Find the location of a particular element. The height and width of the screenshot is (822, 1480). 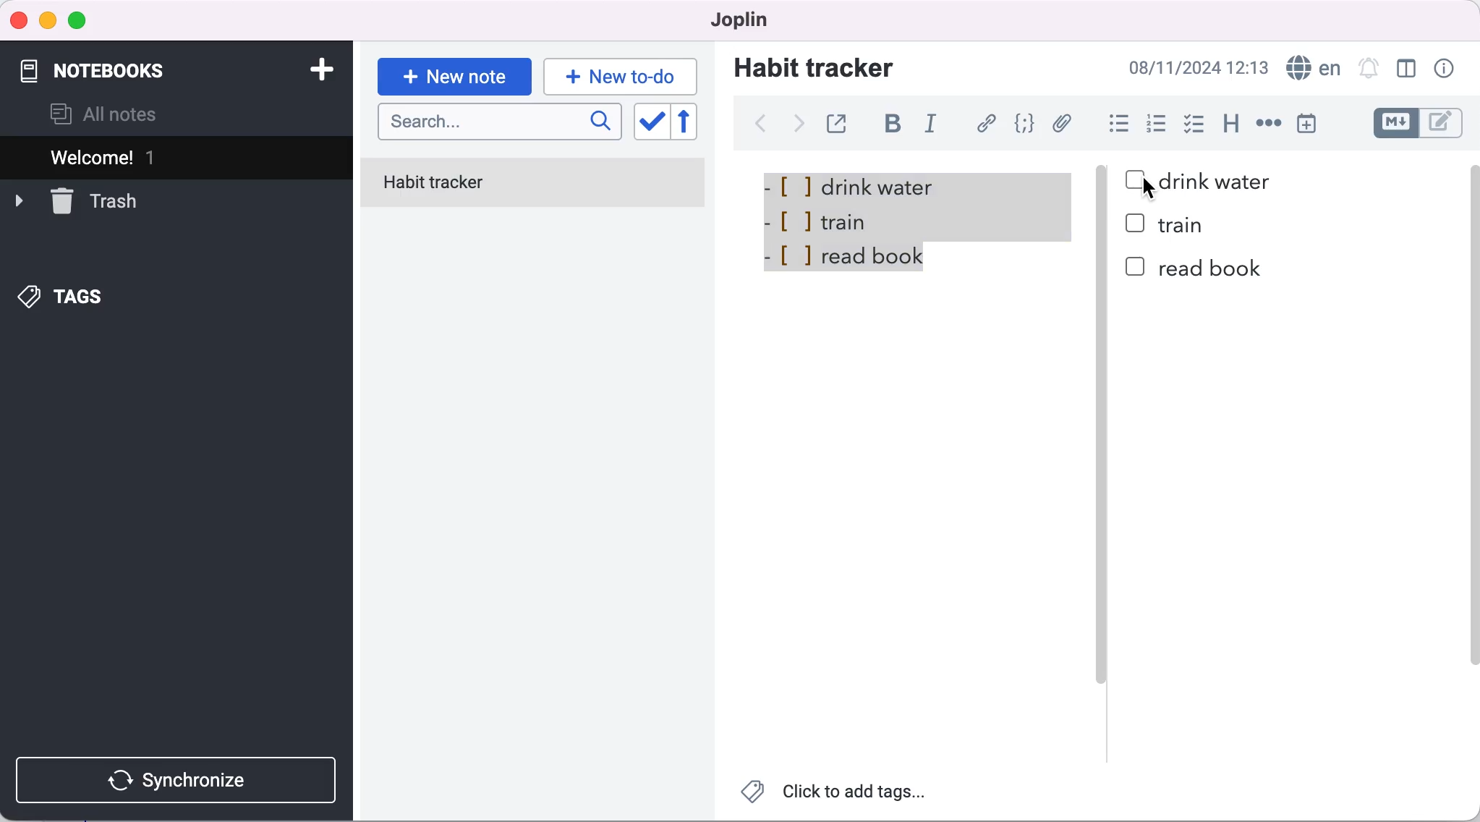

-[ ] drink water is located at coordinates (862, 183).